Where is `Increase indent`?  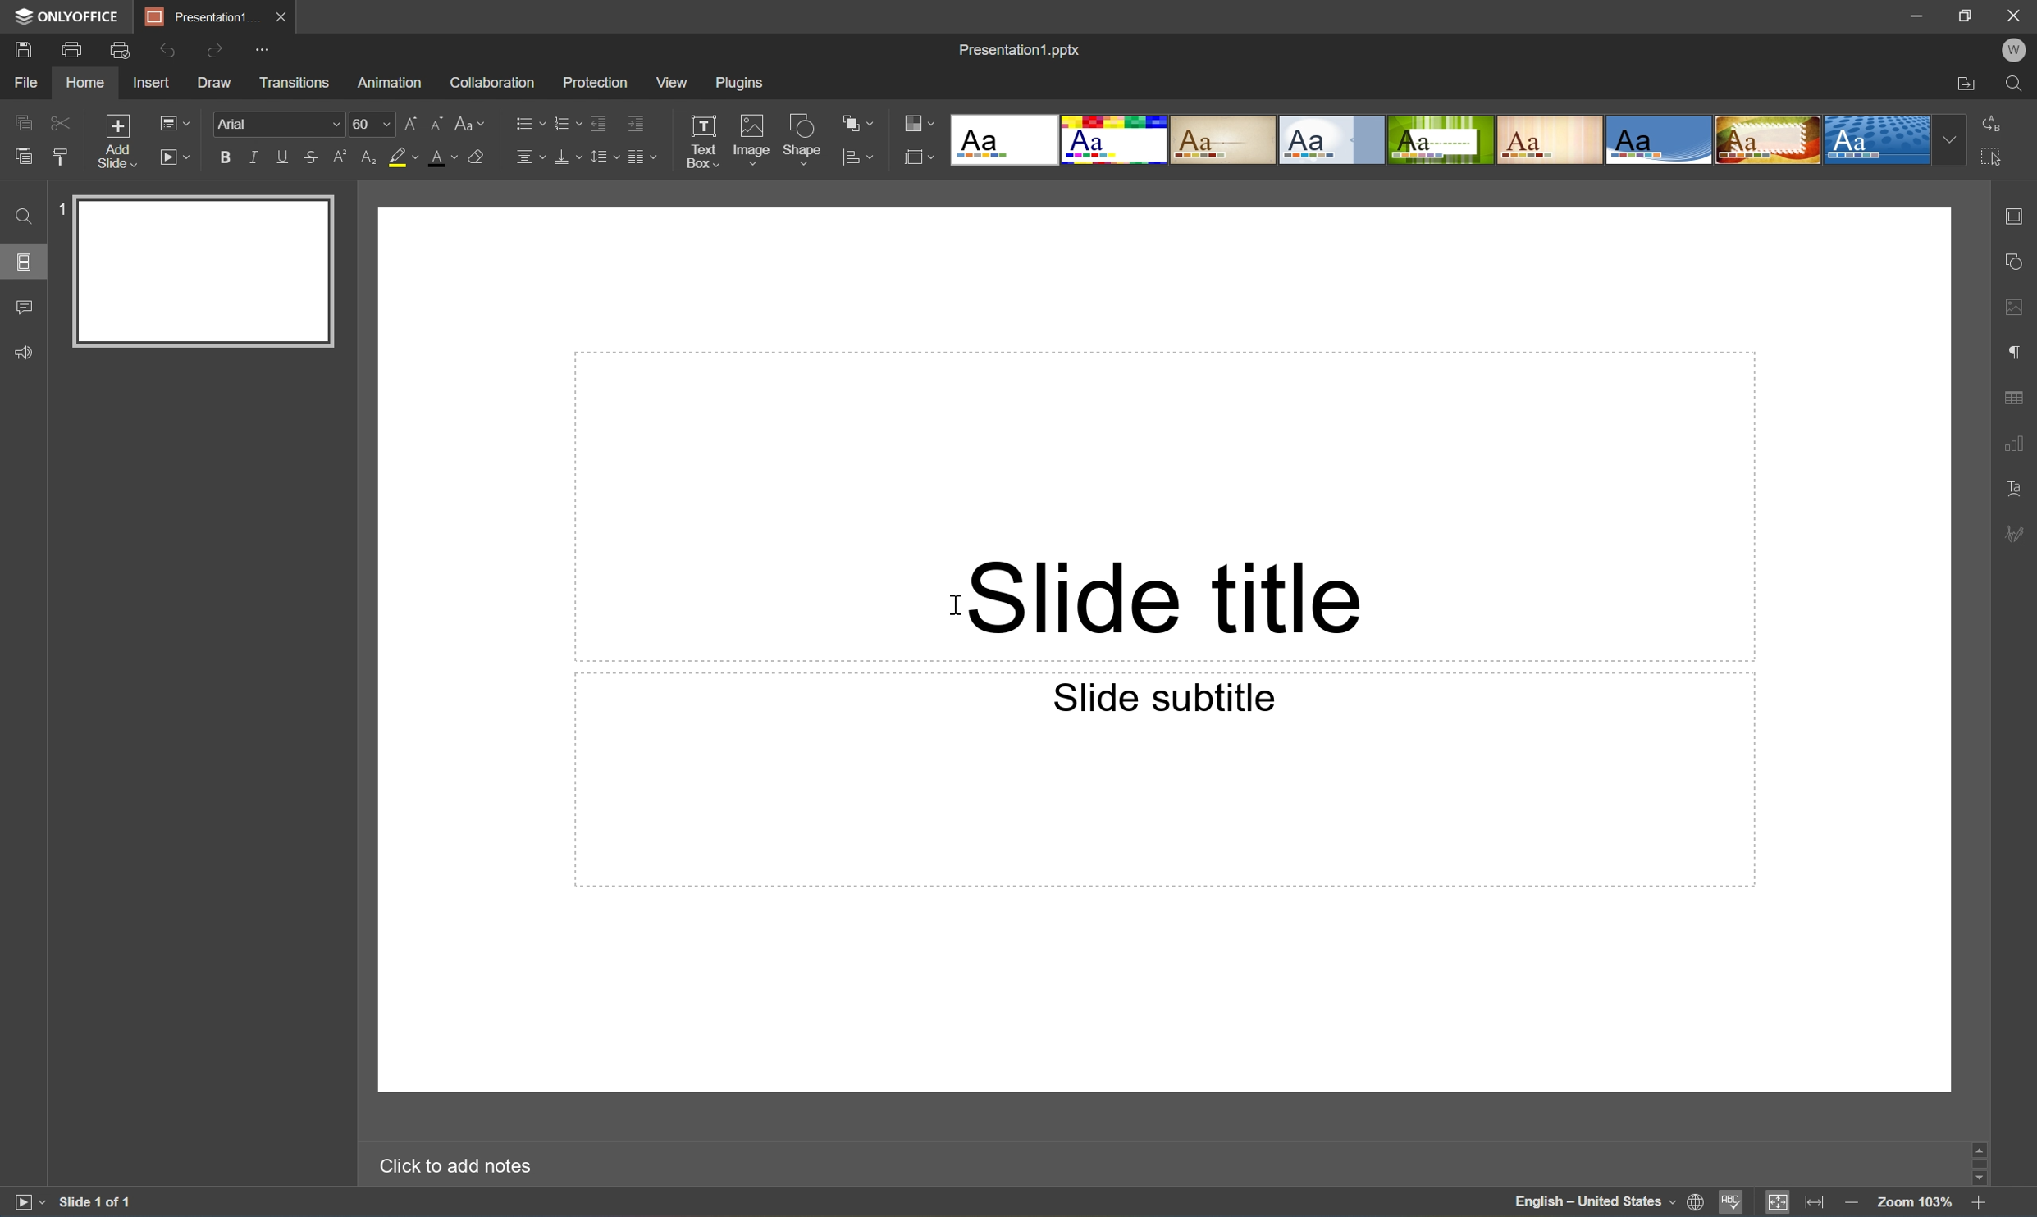
Increase indent is located at coordinates (633, 124).